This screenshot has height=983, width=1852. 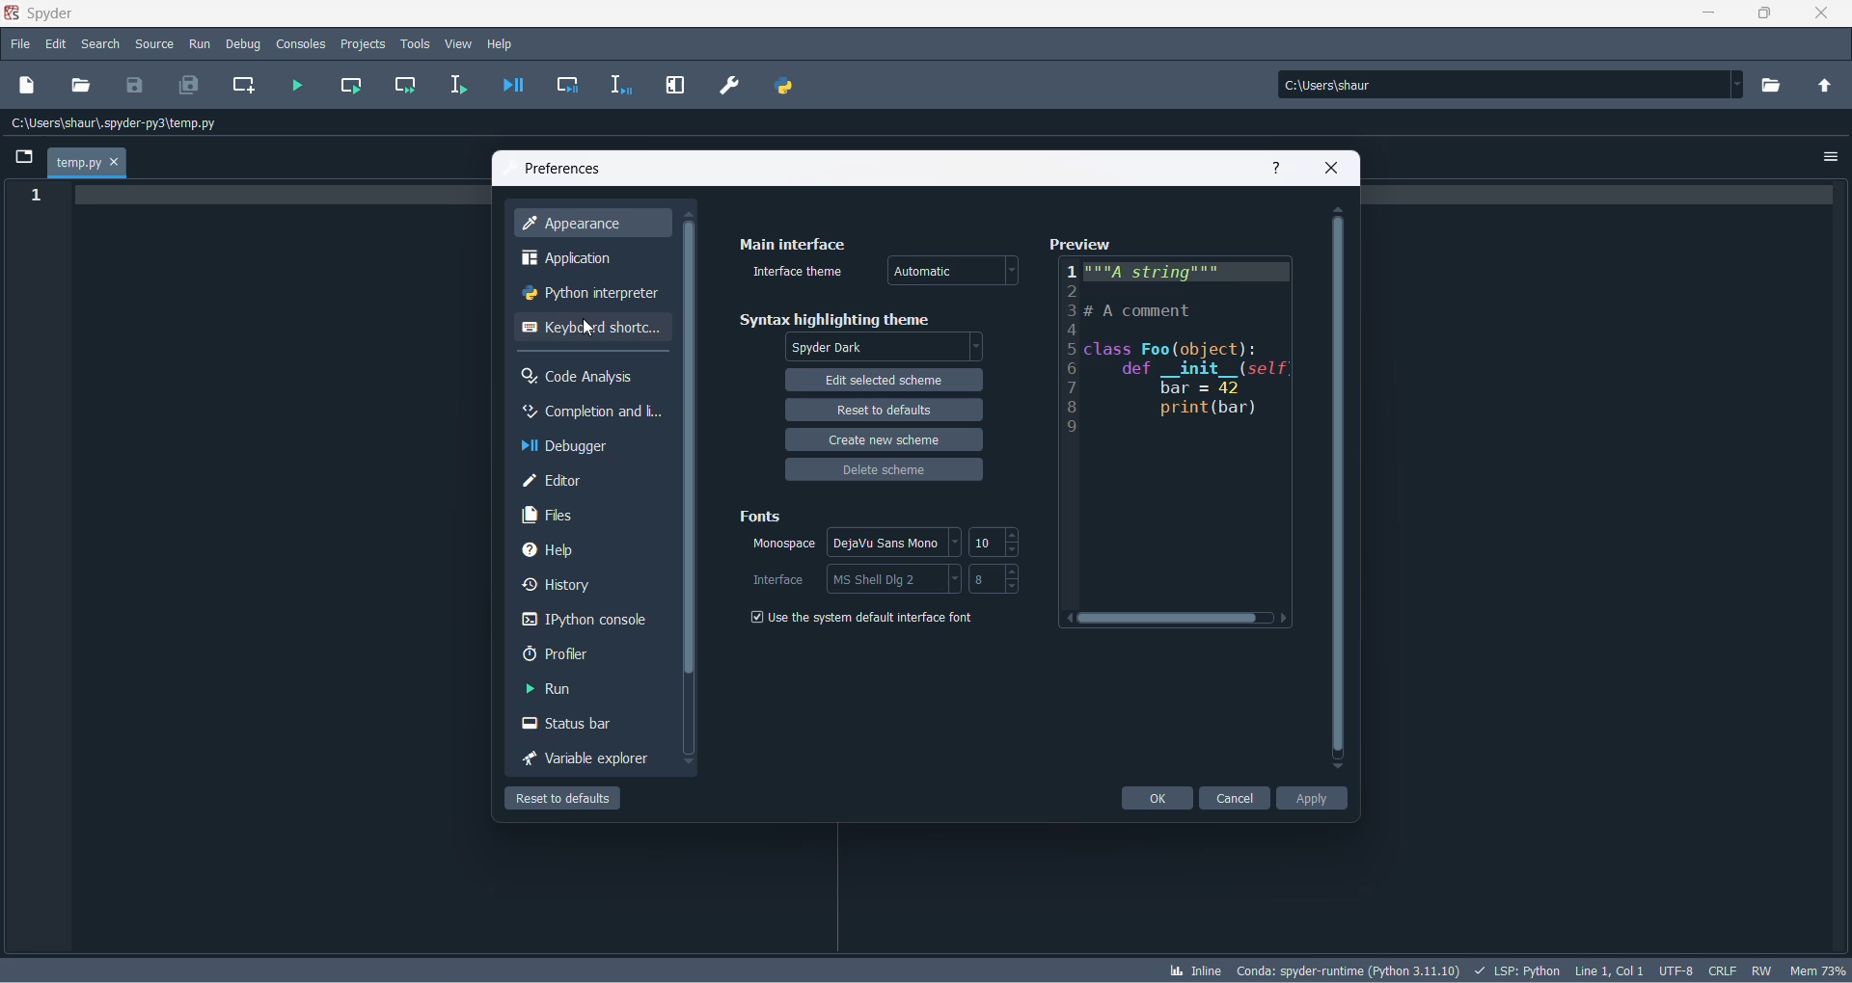 I want to click on preview code, so click(x=1185, y=431).